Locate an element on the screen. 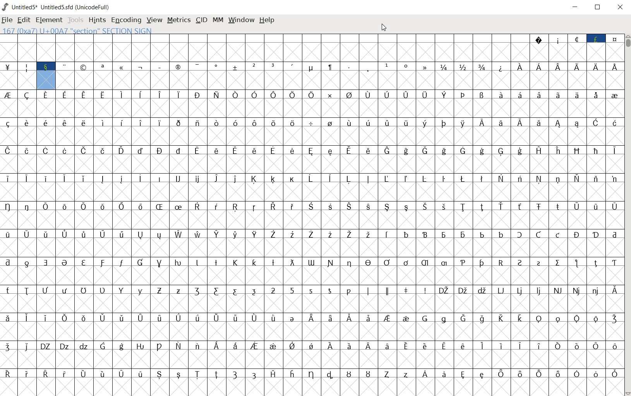 This screenshot has width=631, height=396. minimize is located at coordinates (576, 7).